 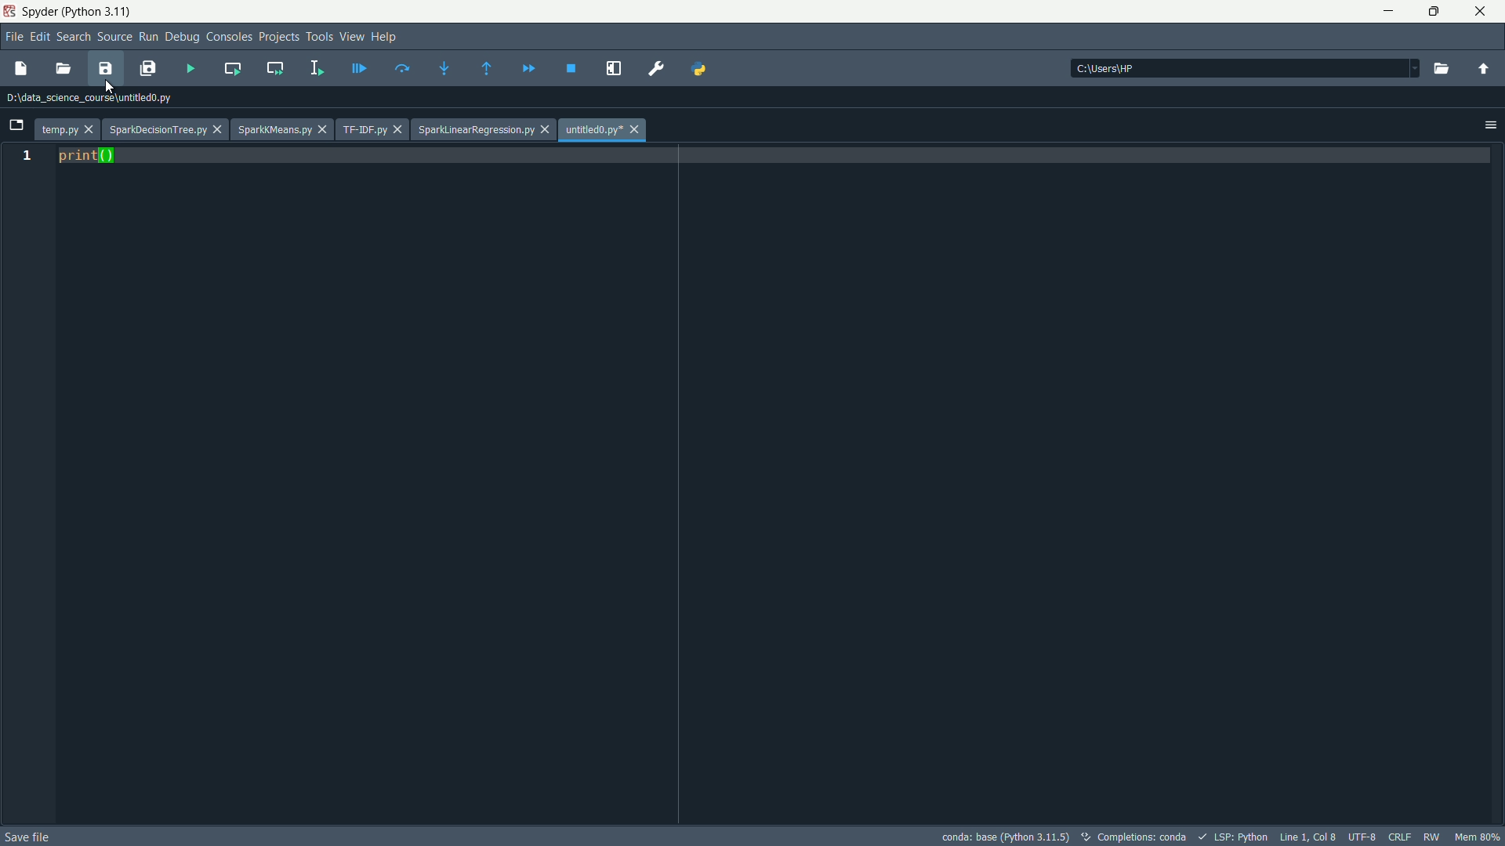 What do you see at coordinates (1484, 68) in the screenshot?
I see `change to  parent directory` at bounding box center [1484, 68].